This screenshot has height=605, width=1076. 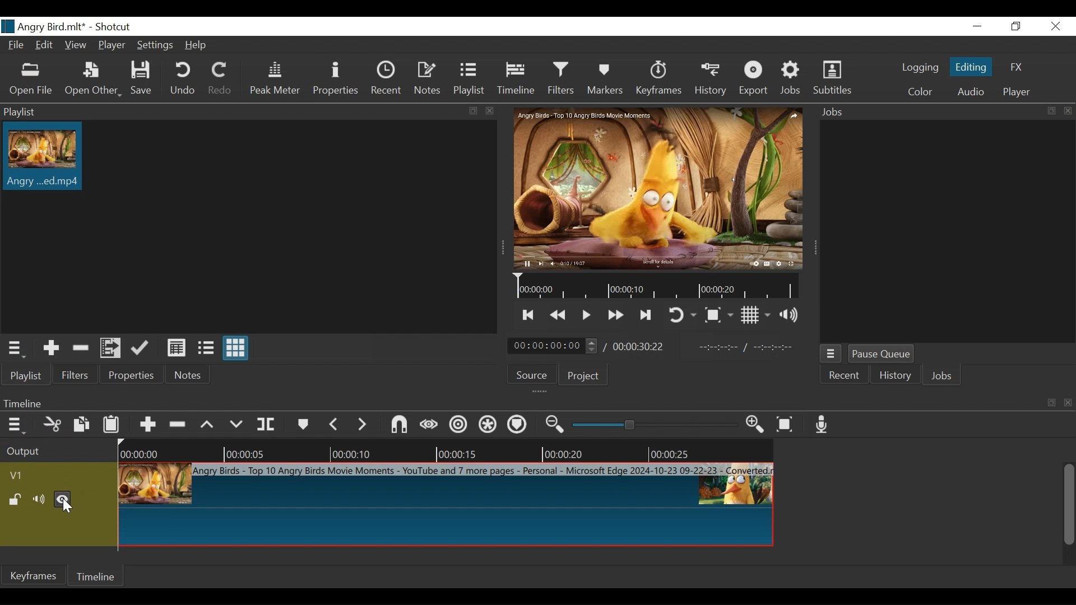 I want to click on Editing, so click(x=970, y=66).